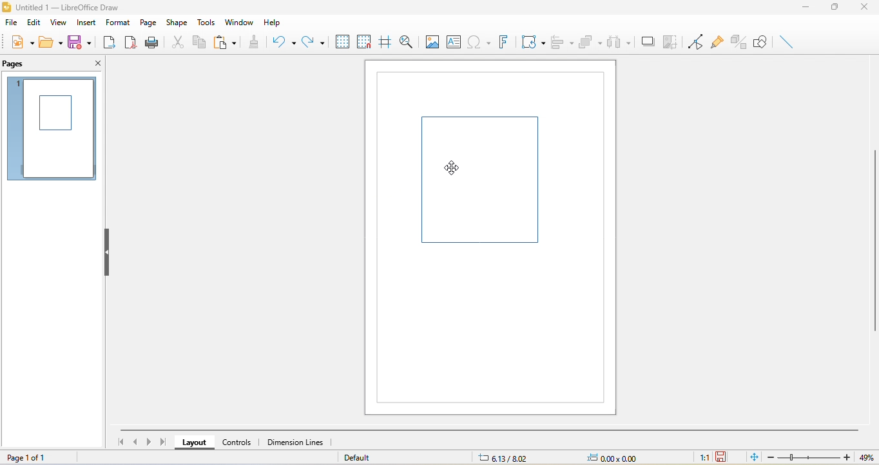 This screenshot has height=465, width=879. I want to click on next page, so click(149, 443).